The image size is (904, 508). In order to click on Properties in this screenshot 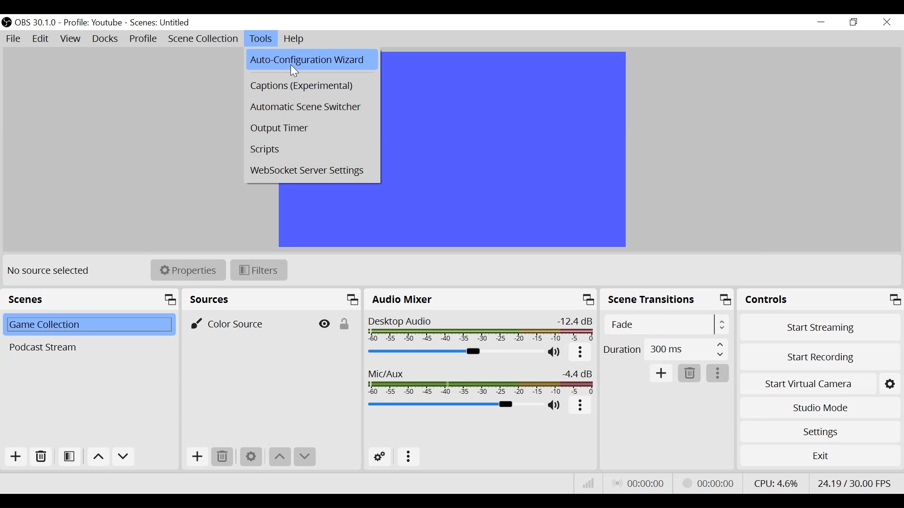, I will do `click(188, 270)`.